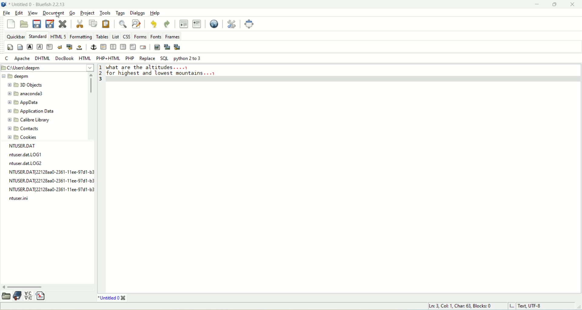 This screenshot has width=582, height=310. Describe the element at coordinates (157, 47) in the screenshot. I see `insert image` at that location.